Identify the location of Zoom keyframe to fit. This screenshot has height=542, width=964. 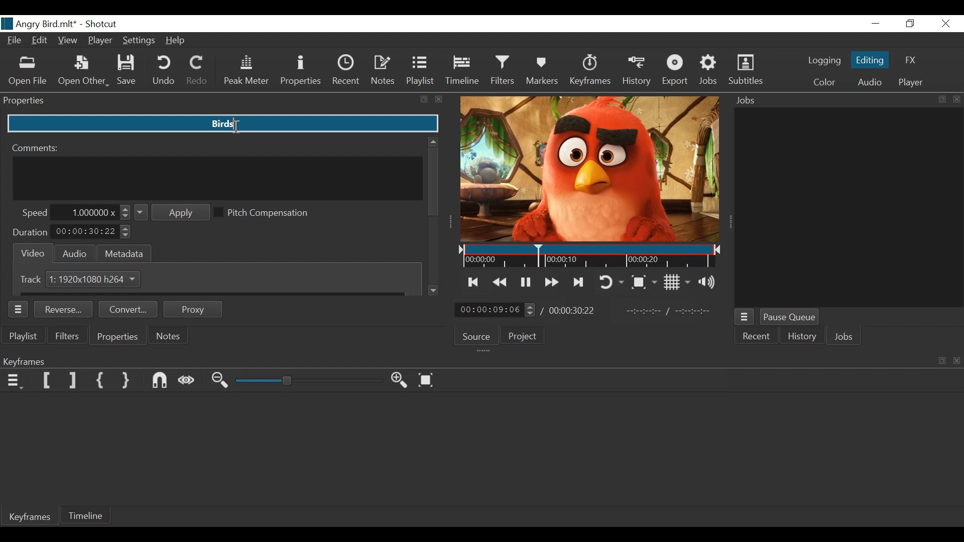
(428, 380).